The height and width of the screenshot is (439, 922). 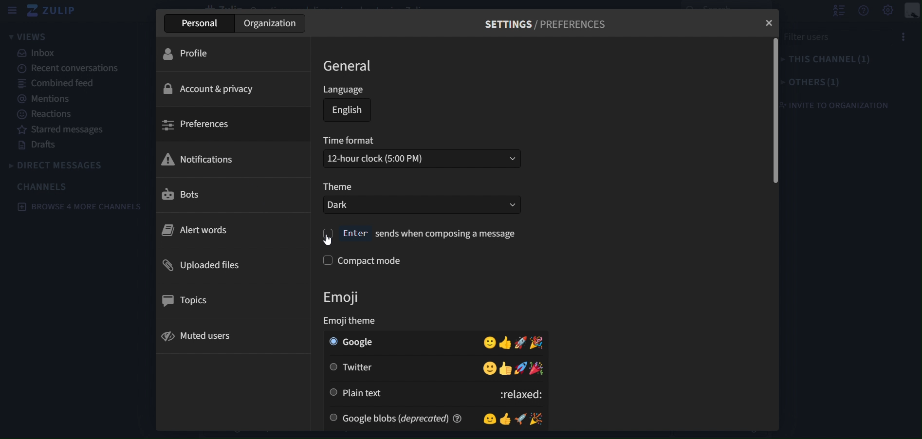 What do you see at coordinates (228, 264) in the screenshot?
I see `uploaded files` at bounding box center [228, 264].